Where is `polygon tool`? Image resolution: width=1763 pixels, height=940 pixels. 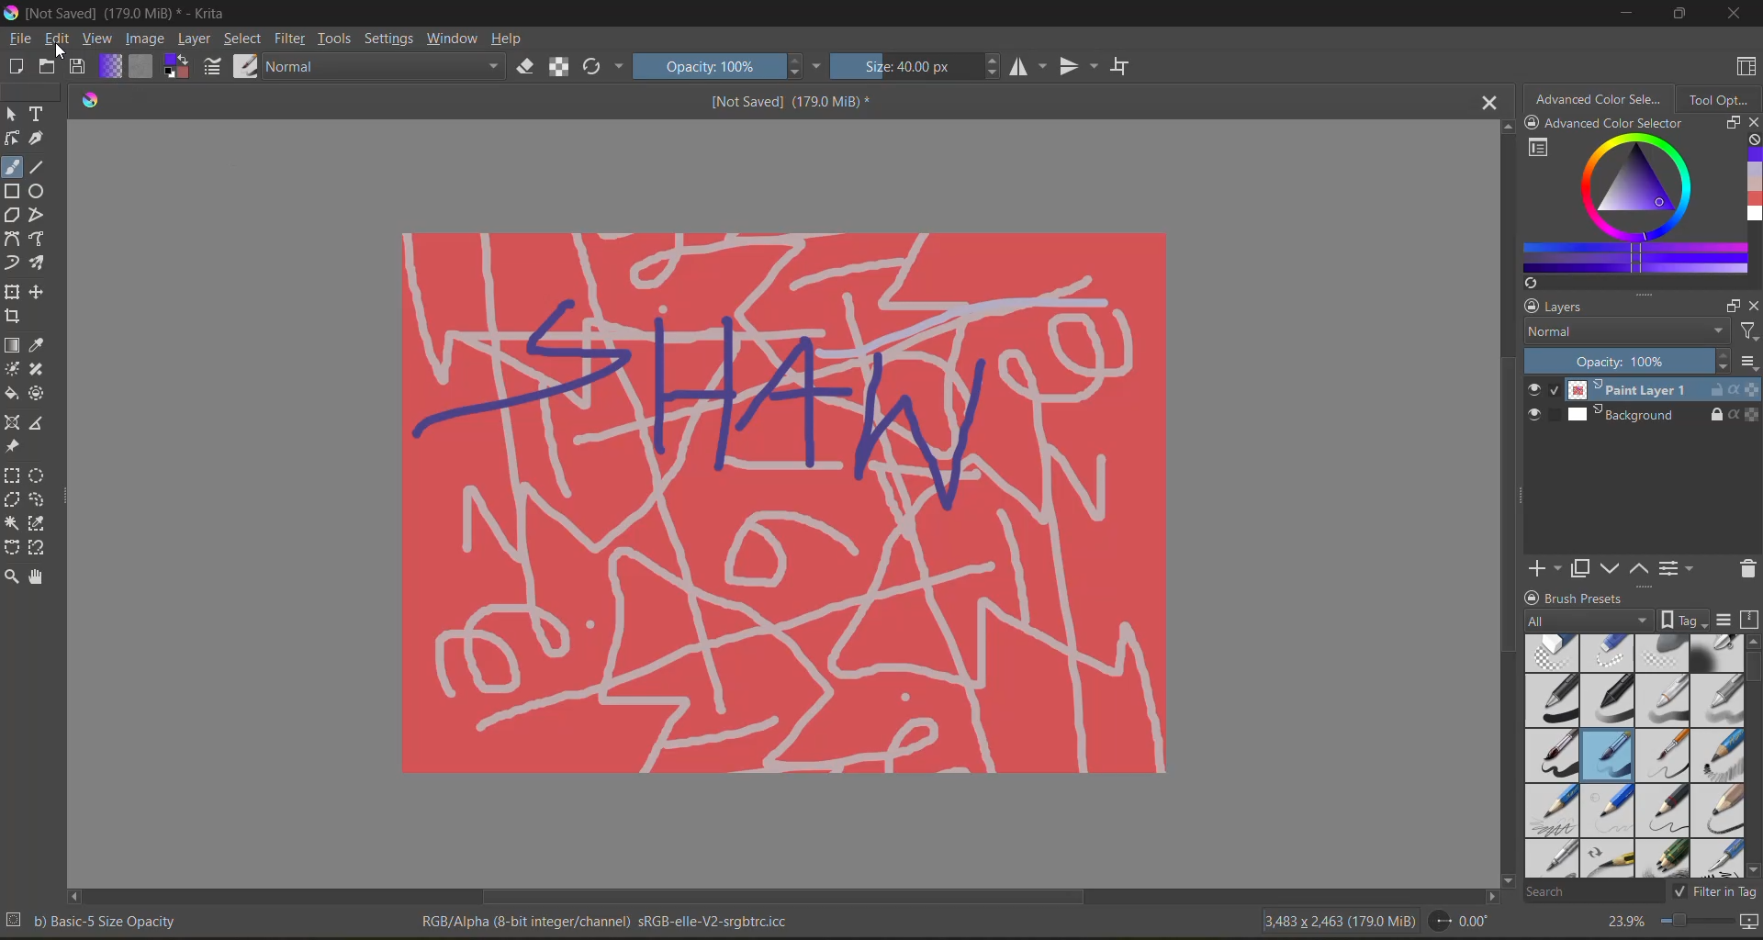
polygon tool is located at coordinates (12, 215).